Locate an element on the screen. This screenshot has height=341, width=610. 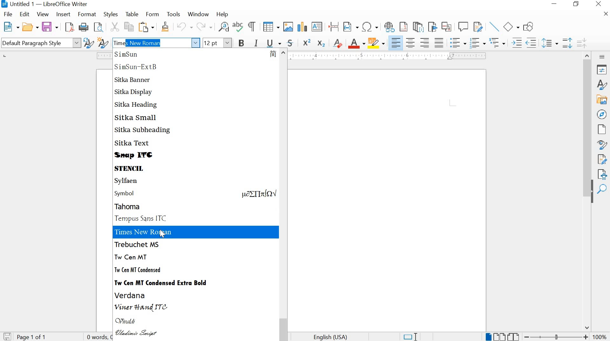
FORMAT is located at coordinates (87, 14).